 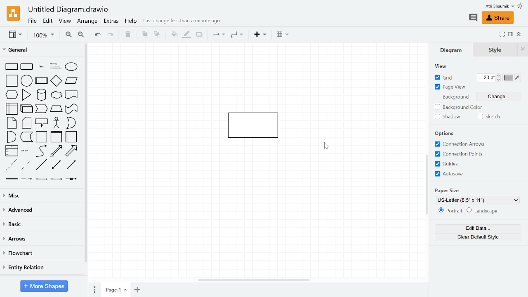 I want to click on Zoom out, so click(x=82, y=35).